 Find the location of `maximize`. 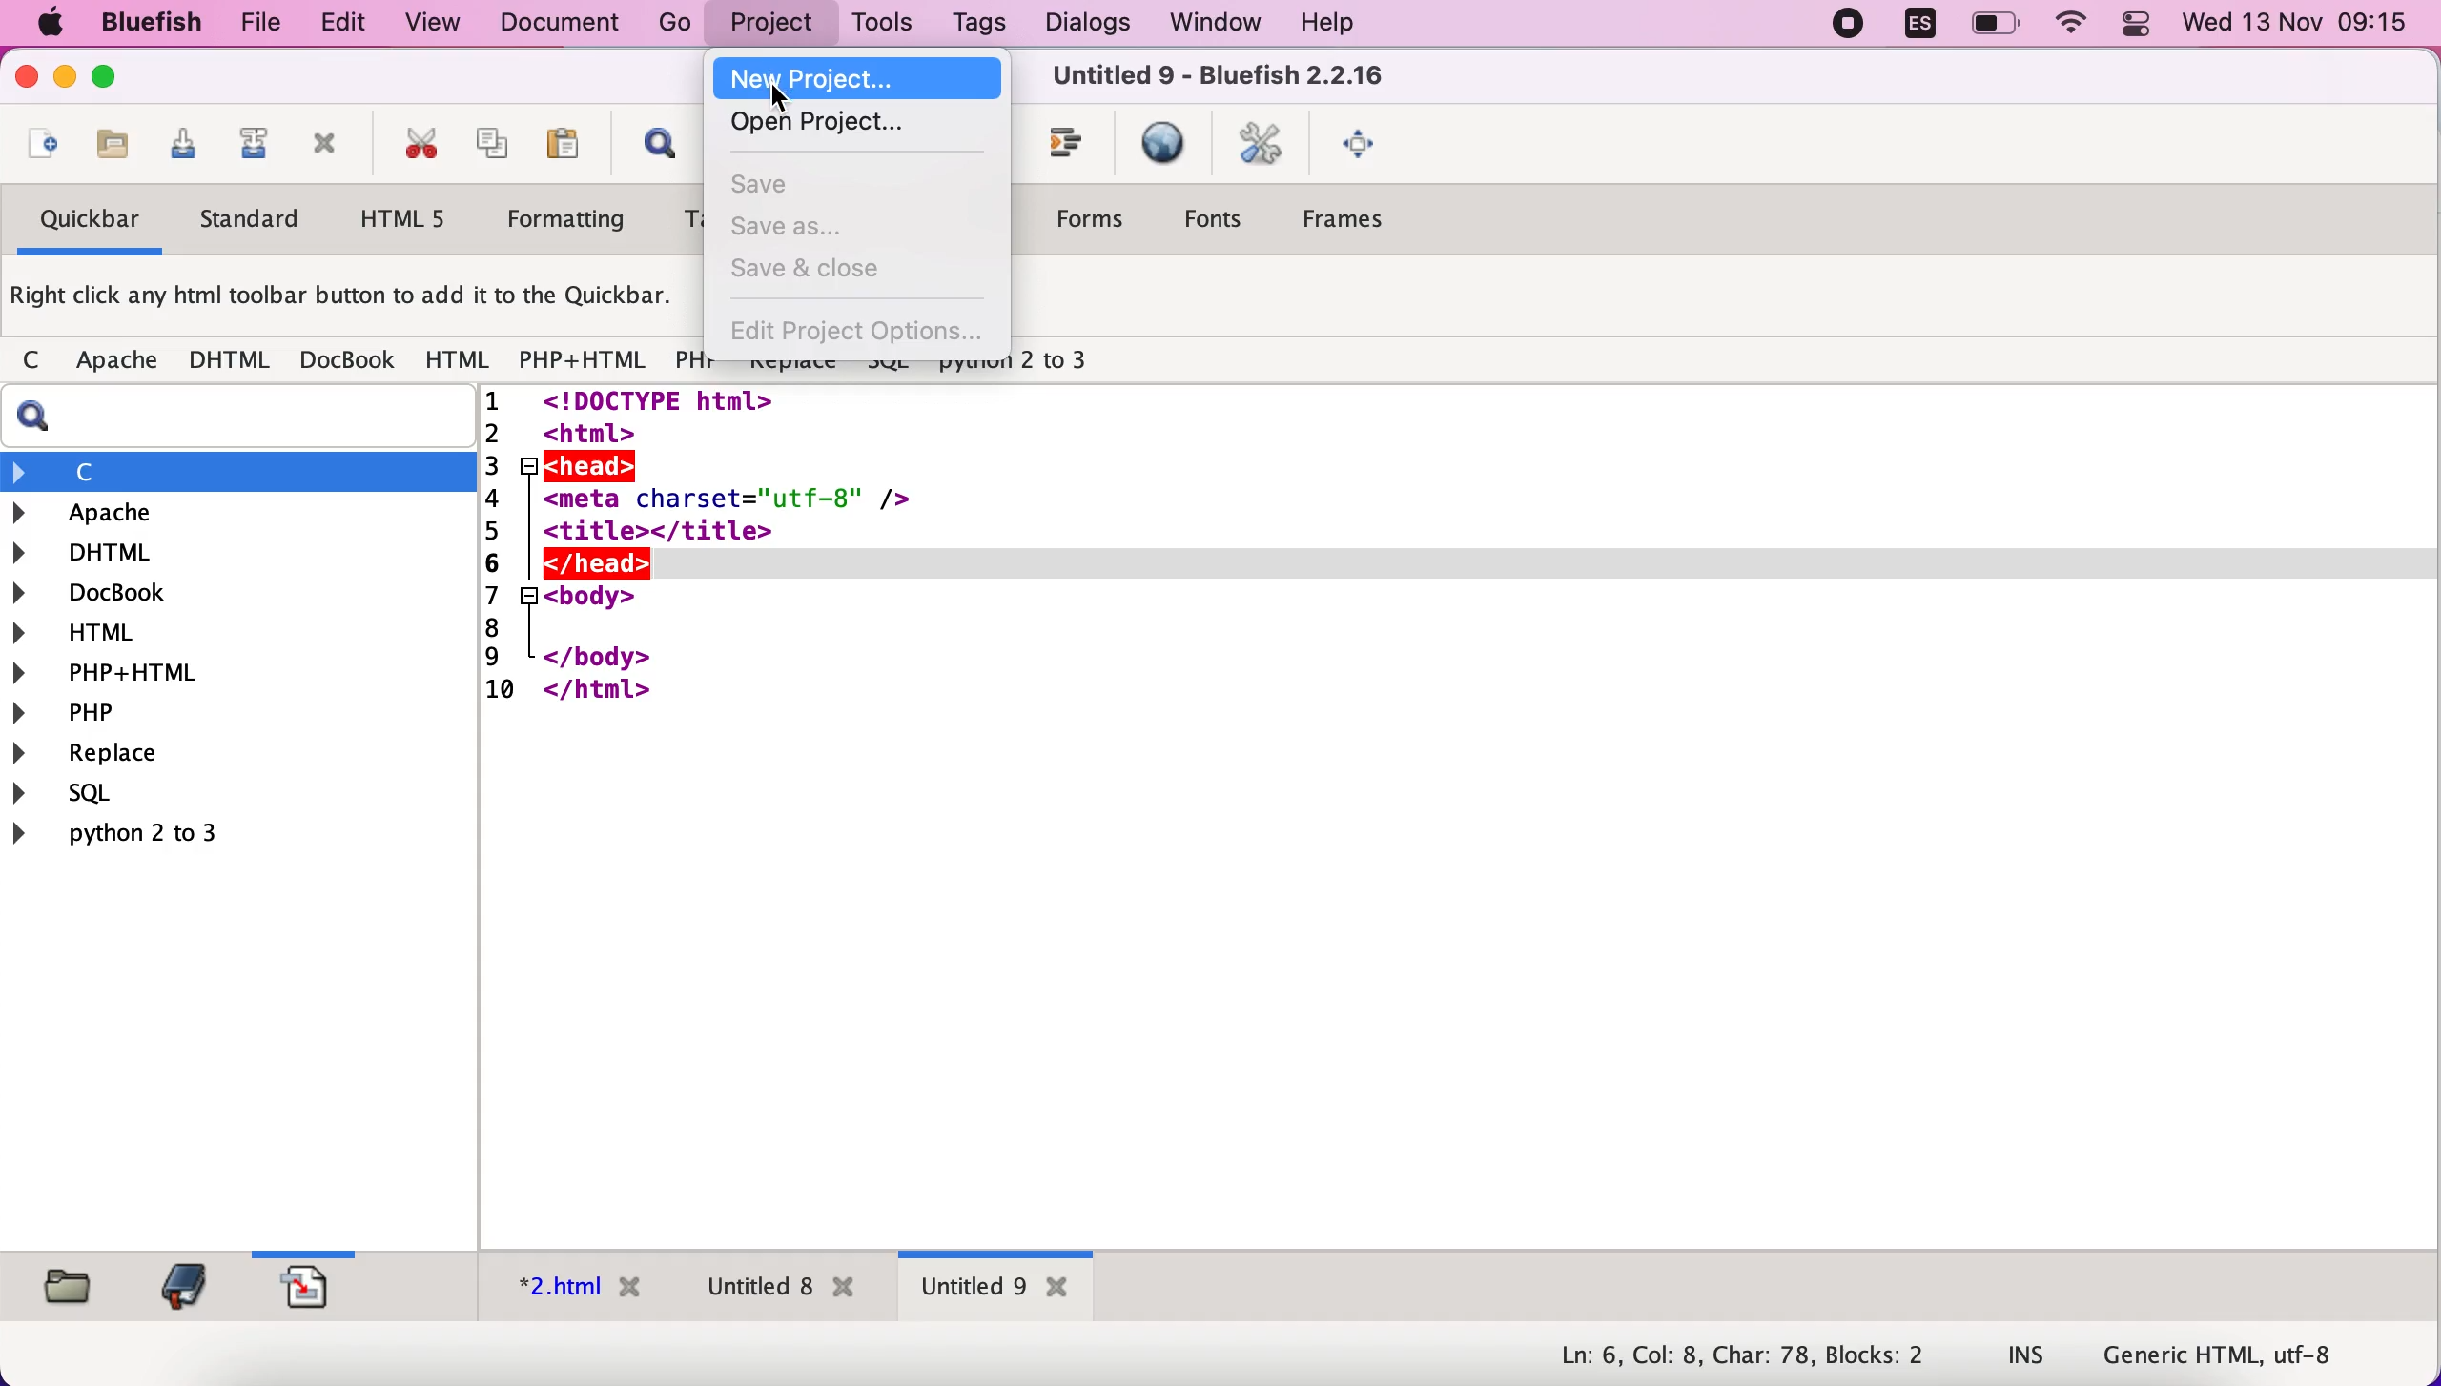

maximize is located at coordinates (105, 80).